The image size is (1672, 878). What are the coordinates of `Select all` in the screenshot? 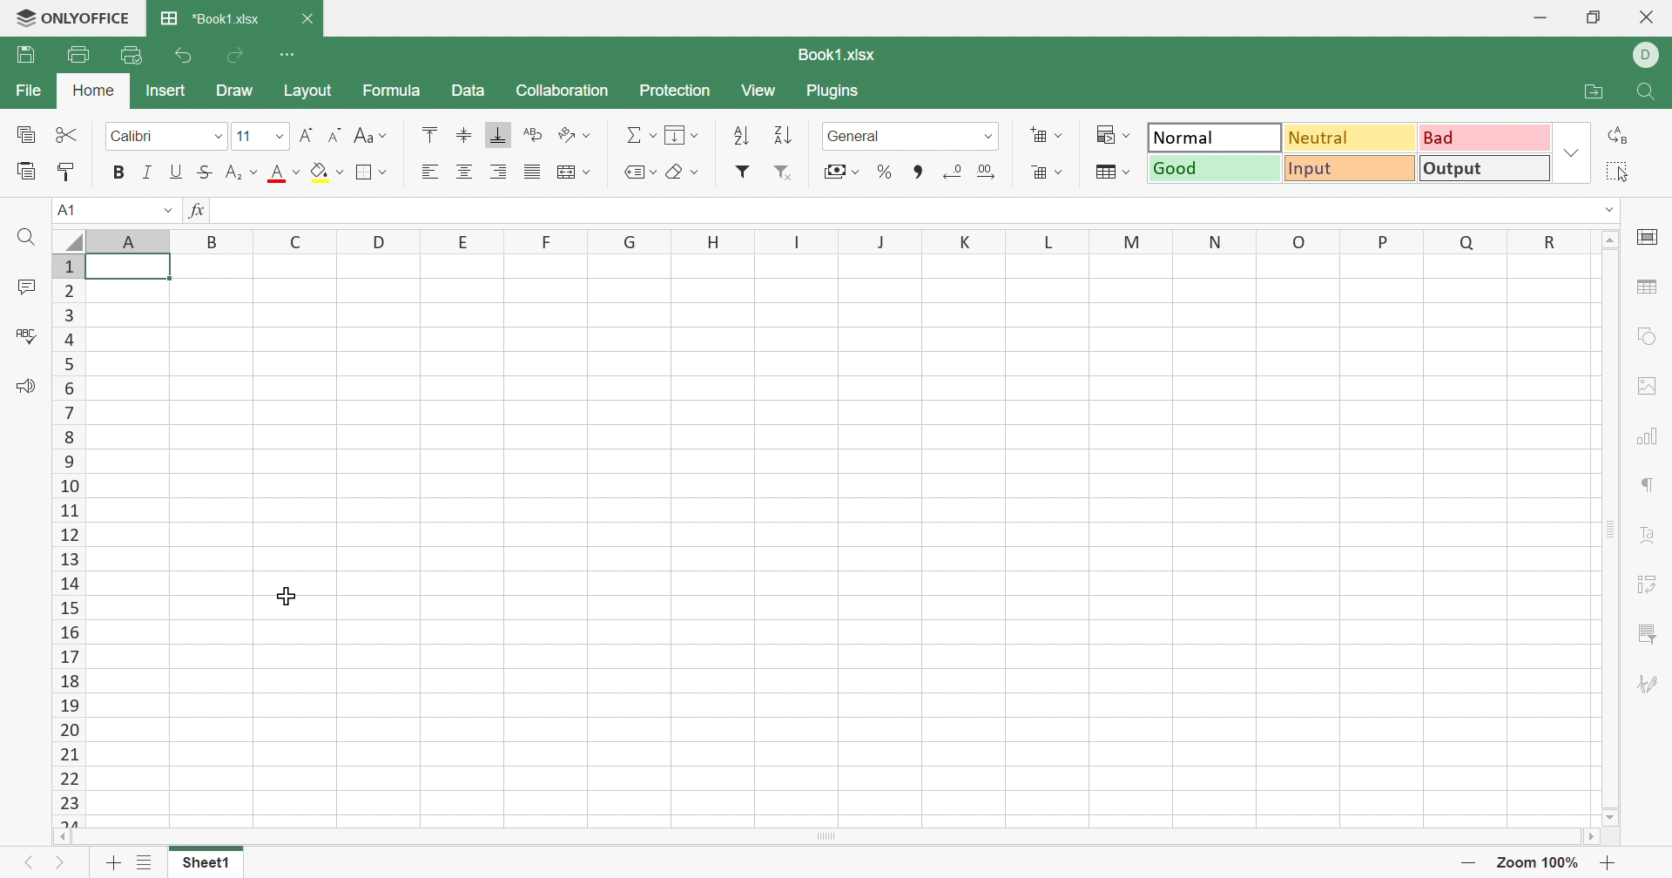 It's located at (1620, 169).